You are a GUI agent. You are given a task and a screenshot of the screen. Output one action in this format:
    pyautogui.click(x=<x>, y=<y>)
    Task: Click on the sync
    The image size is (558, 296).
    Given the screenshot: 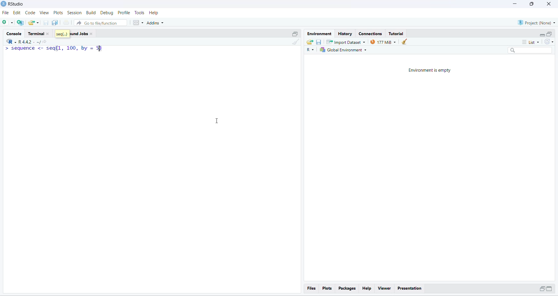 What is the action you would take?
    pyautogui.click(x=549, y=41)
    